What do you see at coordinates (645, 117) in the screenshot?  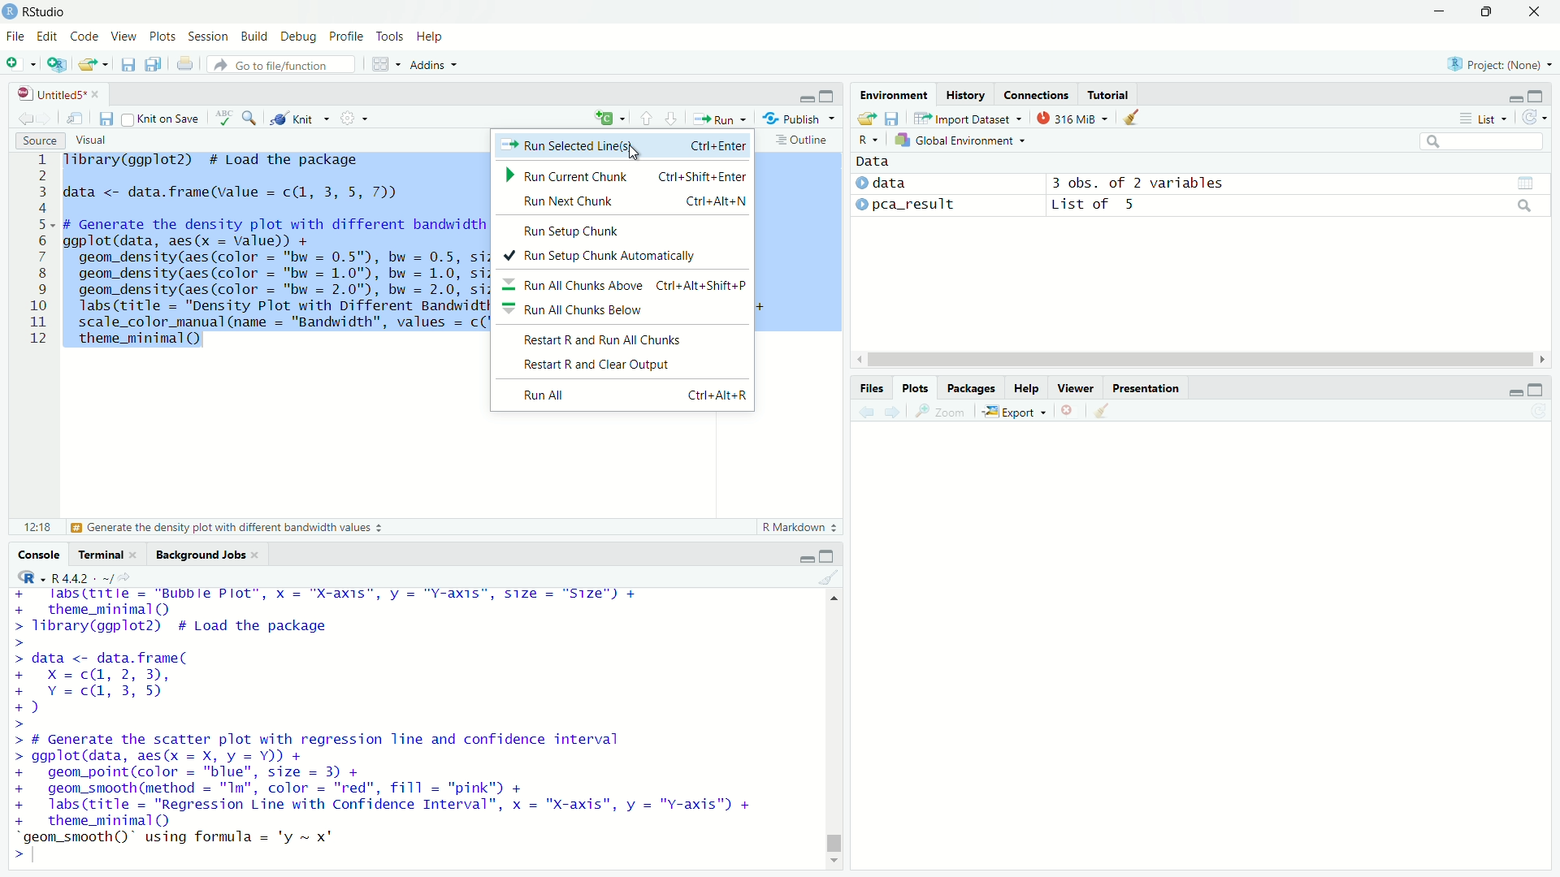 I see `Go to previous section/chunk` at bounding box center [645, 117].